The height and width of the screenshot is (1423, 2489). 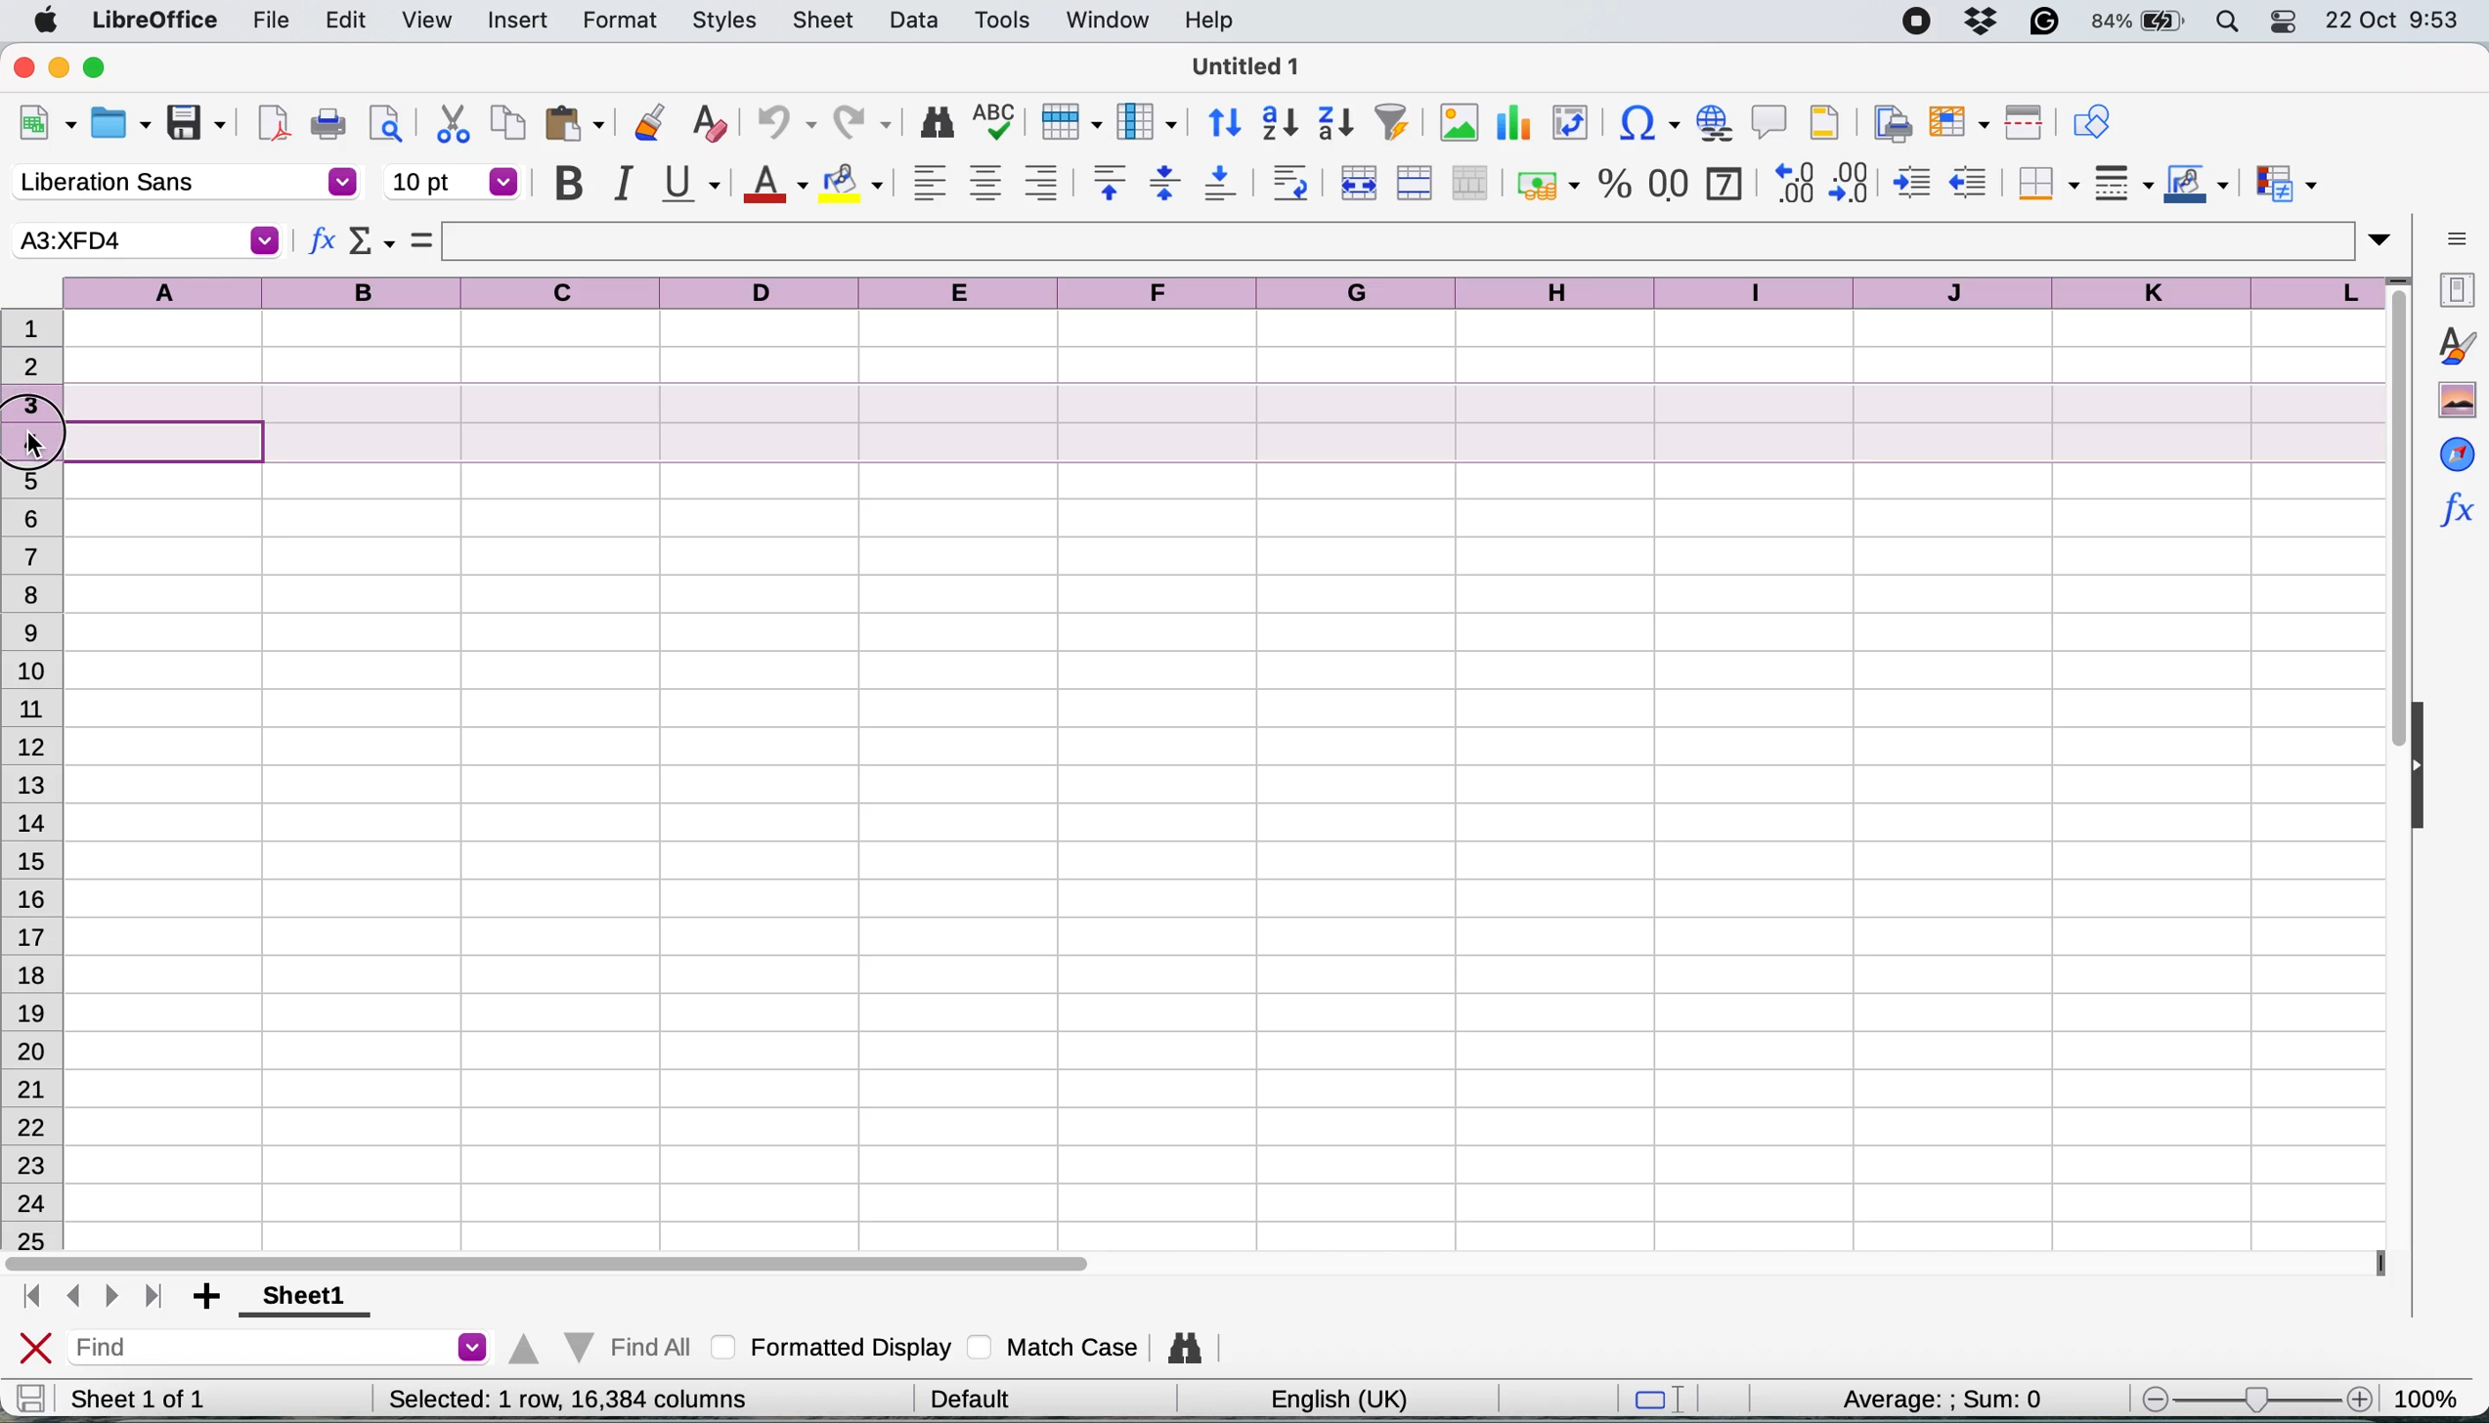 What do you see at coordinates (1241, 65) in the screenshot?
I see `Untitled 1` at bounding box center [1241, 65].